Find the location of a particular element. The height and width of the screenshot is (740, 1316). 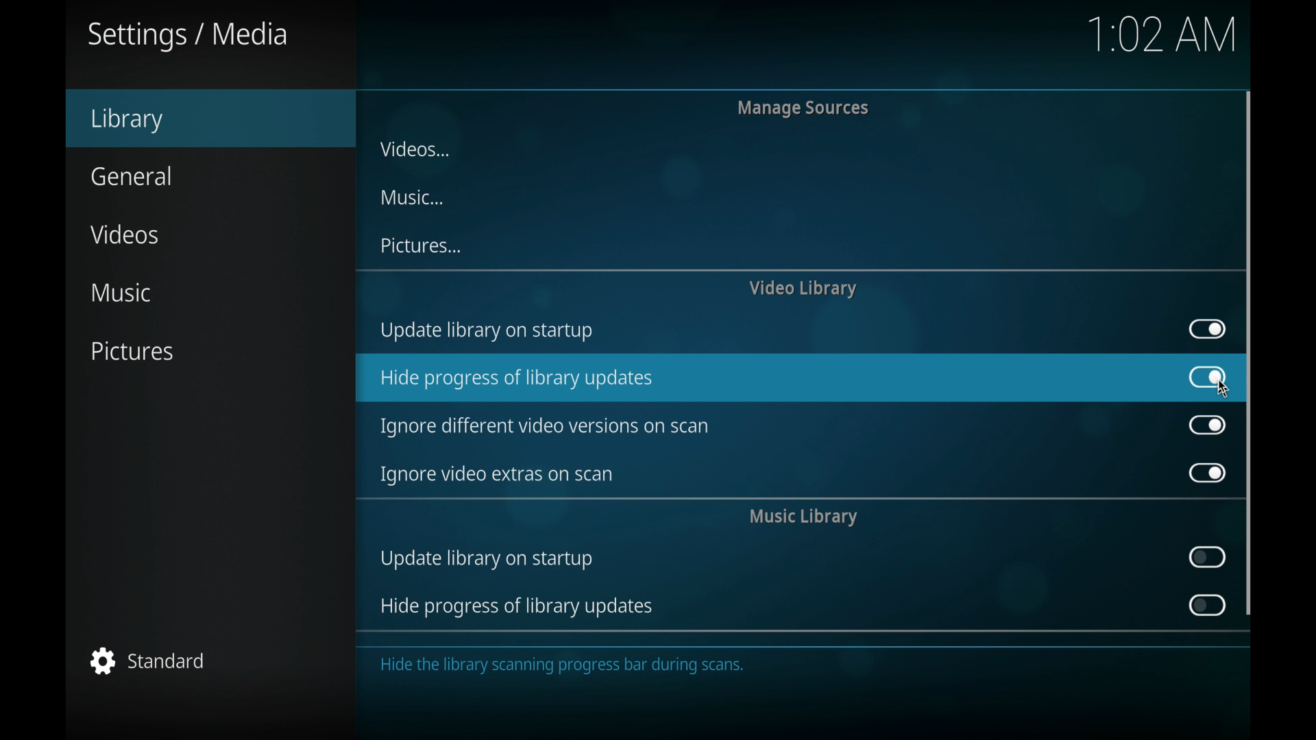

toggle button is located at coordinates (1208, 330).